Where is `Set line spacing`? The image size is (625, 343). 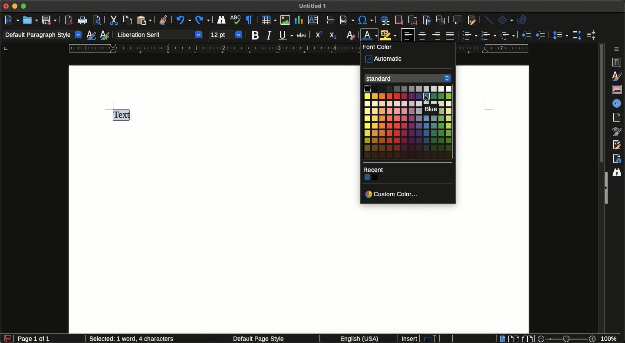 Set line spacing is located at coordinates (559, 35).